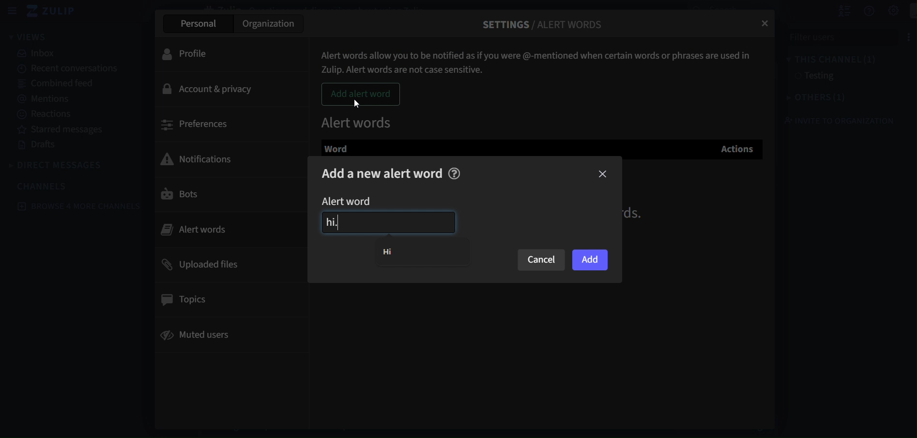  Describe the element at coordinates (206, 228) in the screenshot. I see `alert words` at that location.